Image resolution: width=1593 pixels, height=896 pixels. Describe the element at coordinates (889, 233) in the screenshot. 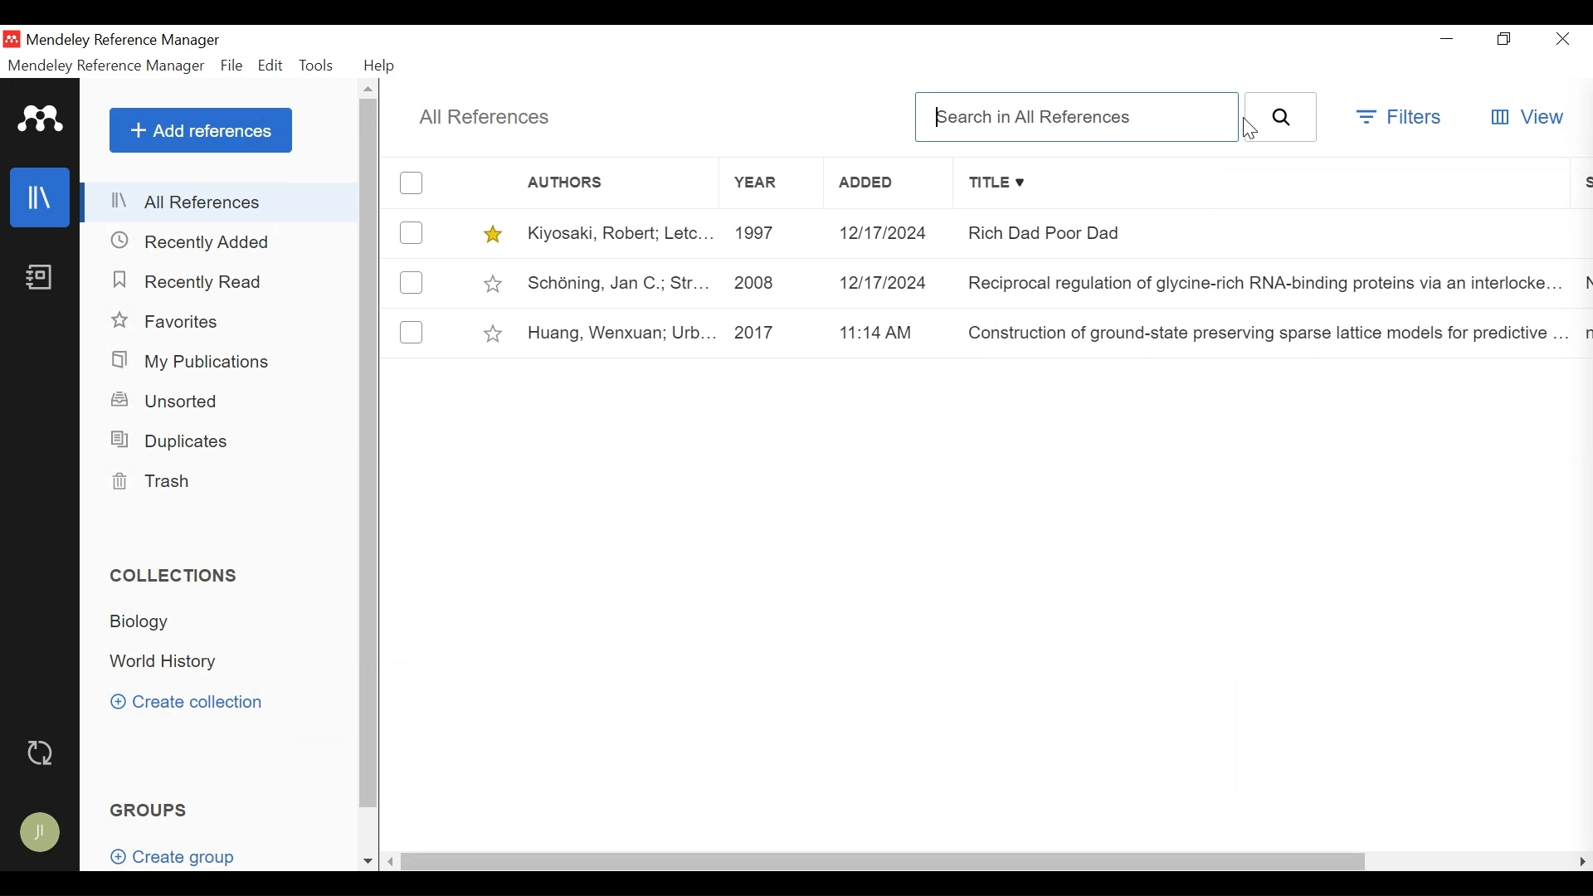

I see `12/17/2024` at that location.